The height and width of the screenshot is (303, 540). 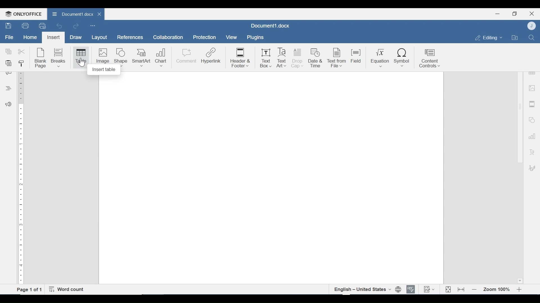 I want to click on Copy Style, so click(x=22, y=63).